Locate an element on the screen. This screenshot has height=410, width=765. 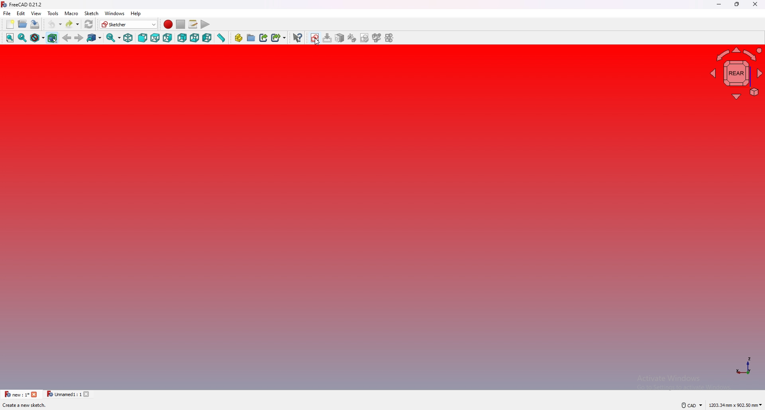
Sketches is located at coordinates (315, 39).